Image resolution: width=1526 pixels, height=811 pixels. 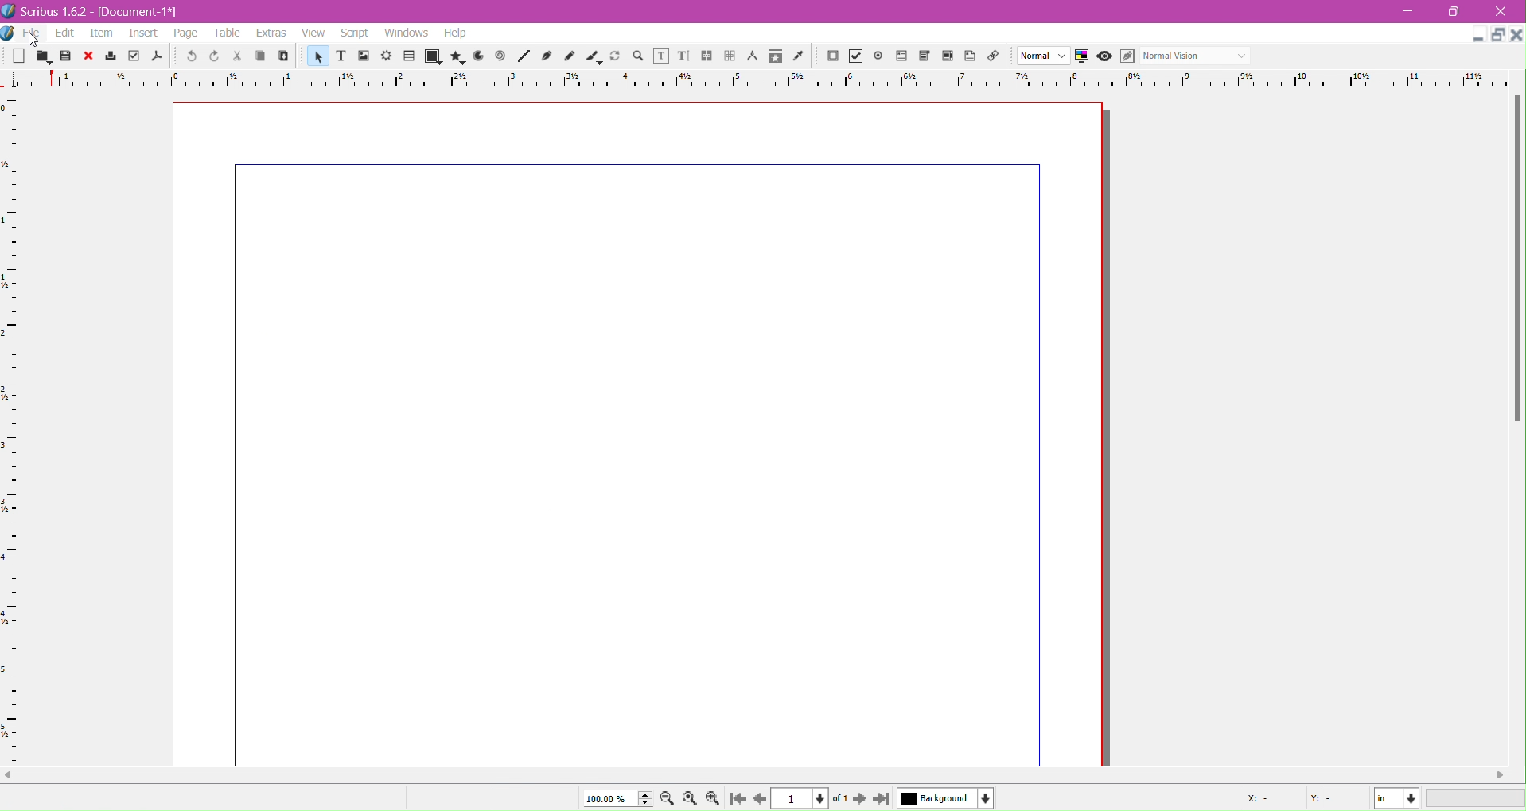 I want to click on pdf checkbox, so click(x=855, y=56).